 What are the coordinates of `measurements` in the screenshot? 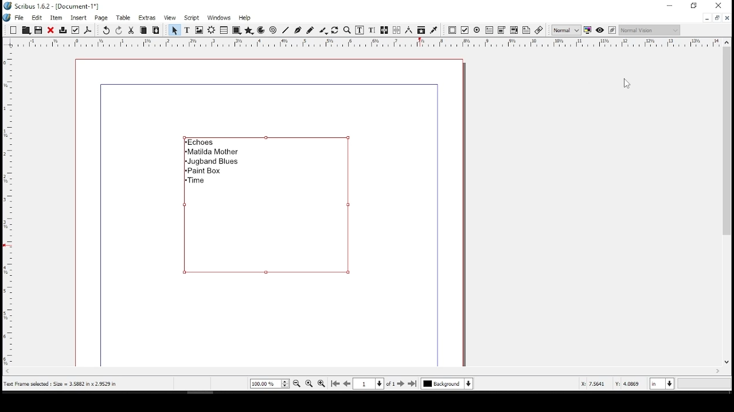 It's located at (408, 30).